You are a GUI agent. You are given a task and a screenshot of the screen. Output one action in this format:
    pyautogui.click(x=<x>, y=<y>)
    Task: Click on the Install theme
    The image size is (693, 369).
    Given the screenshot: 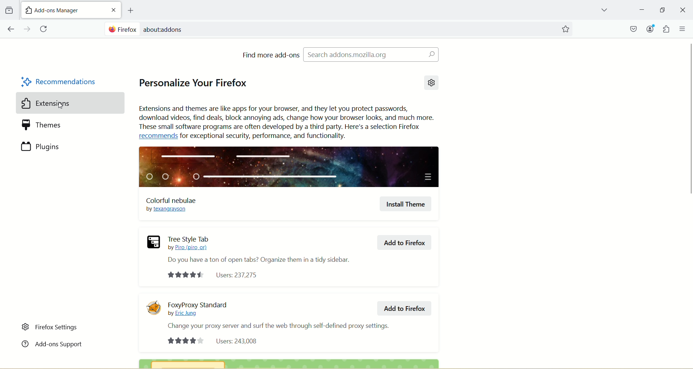 What is the action you would take?
    pyautogui.click(x=406, y=204)
    